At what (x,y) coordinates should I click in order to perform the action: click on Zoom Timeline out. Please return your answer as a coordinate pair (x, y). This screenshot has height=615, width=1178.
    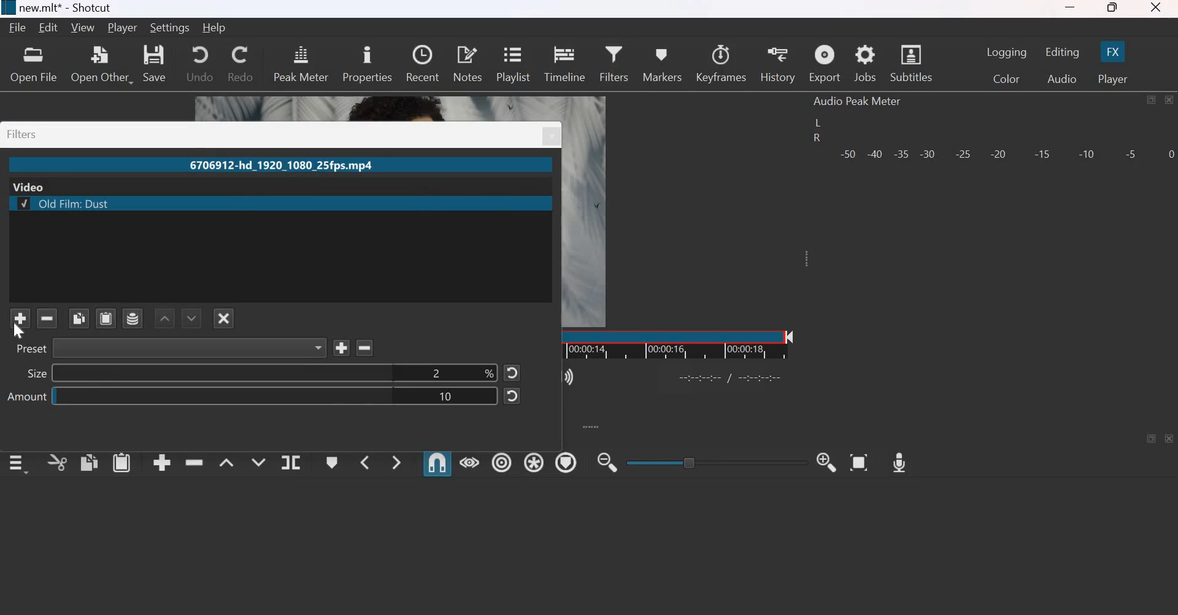
    Looking at the image, I should click on (609, 462).